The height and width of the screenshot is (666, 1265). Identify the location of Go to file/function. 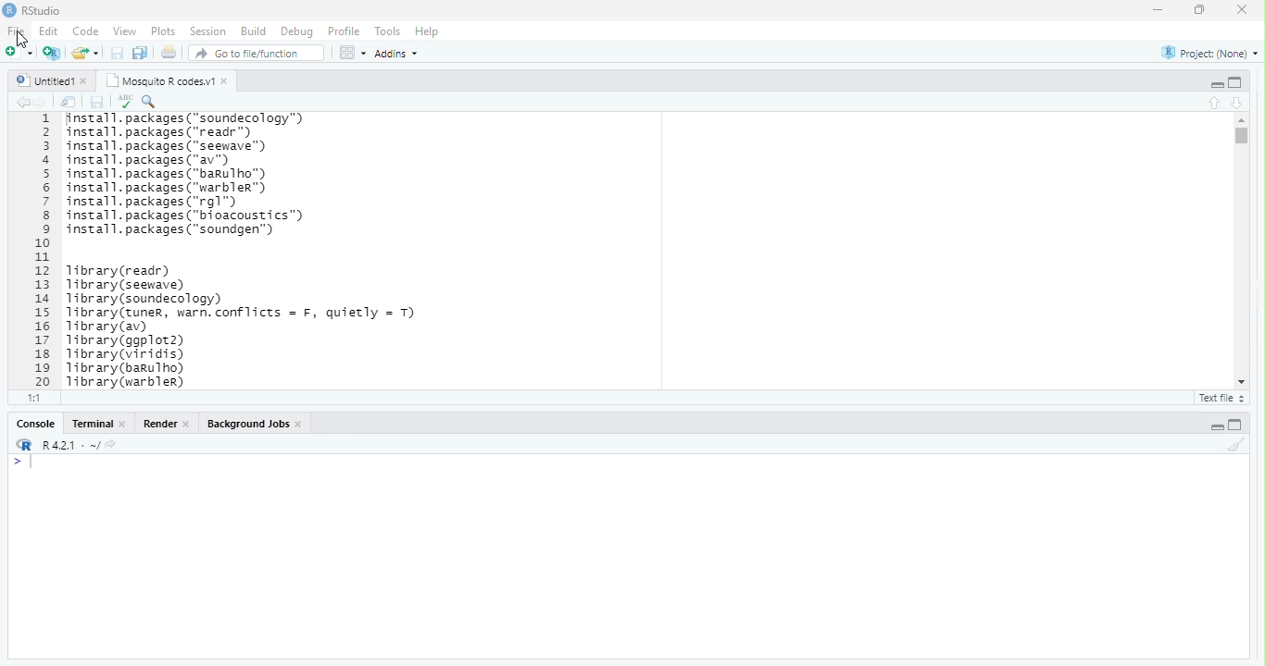
(257, 53).